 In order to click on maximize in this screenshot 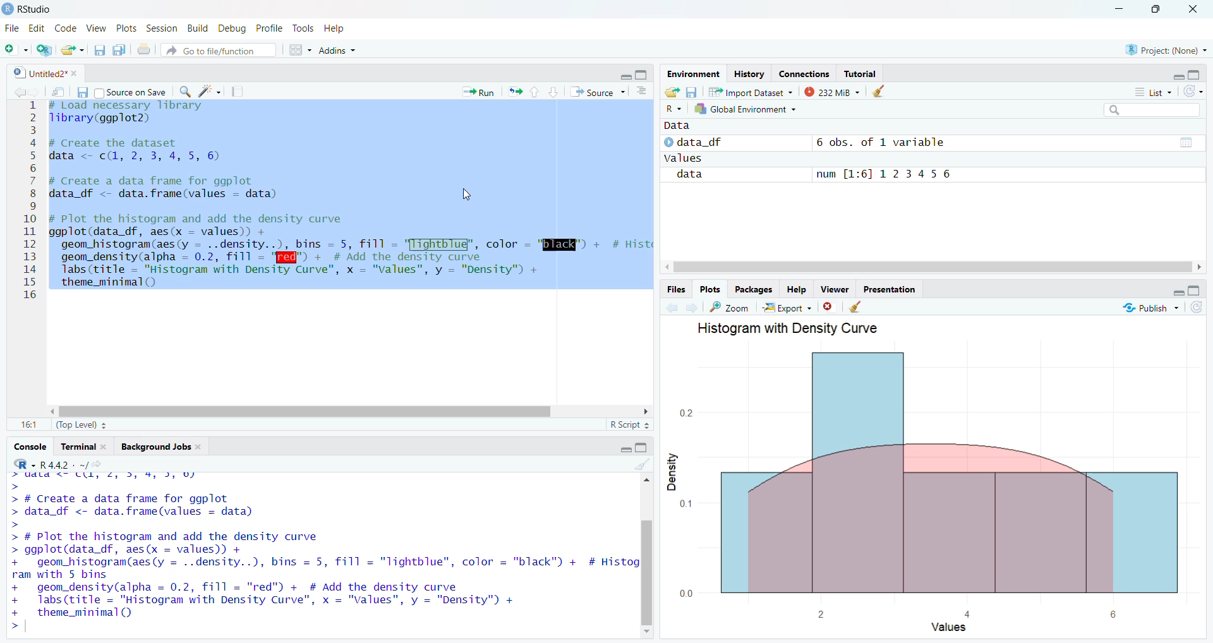, I will do `click(1195, 74)`.